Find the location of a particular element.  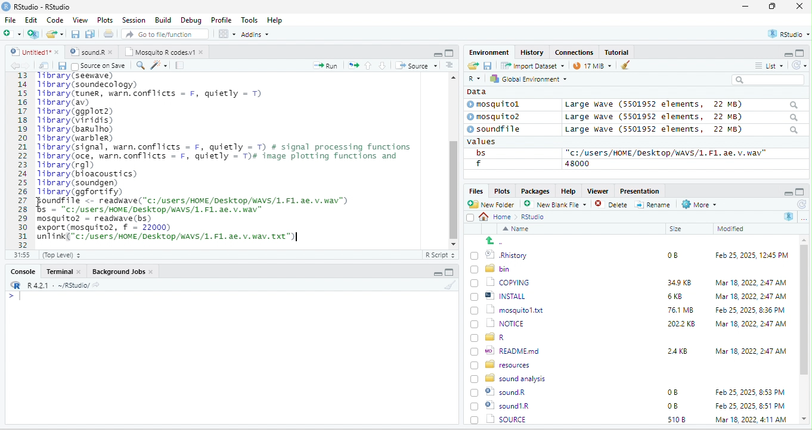

Tools is located at coordinates (250, 20).